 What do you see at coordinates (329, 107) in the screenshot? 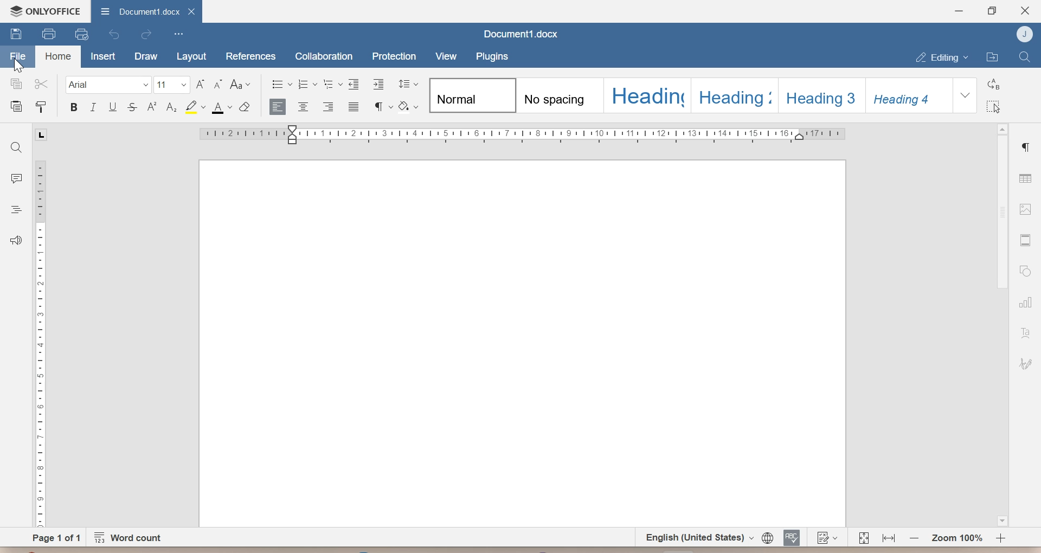
I see `align right` at bounding box center [329, 107].